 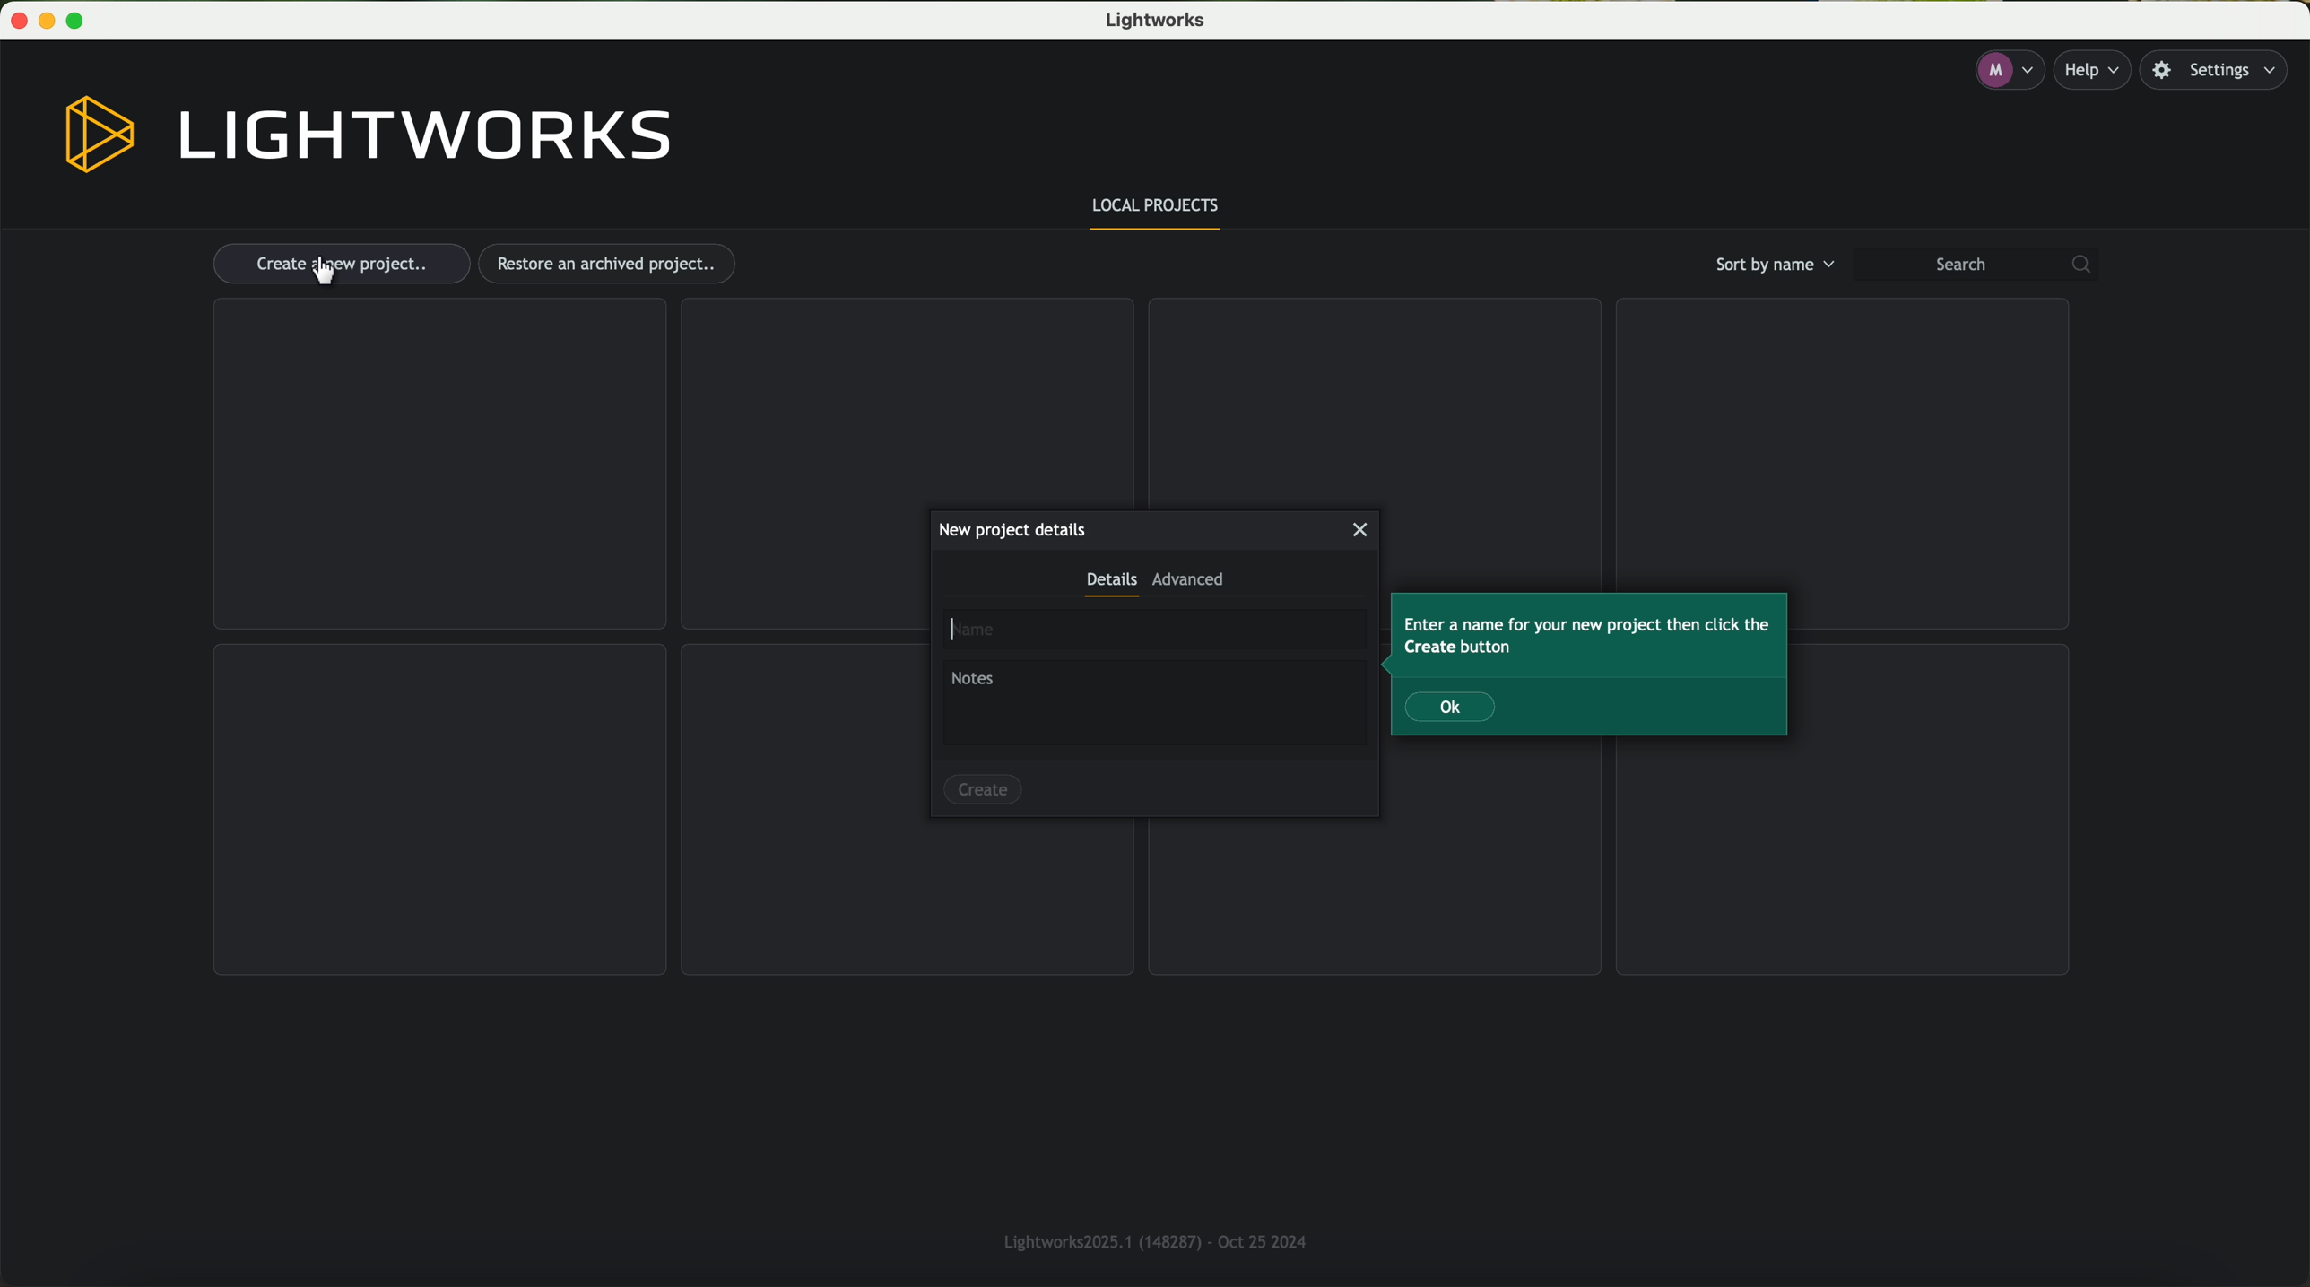 What do you see at coordinates (1188, 584) in the screenshot?
I see `advanced` at bounding box center [1188, 584].